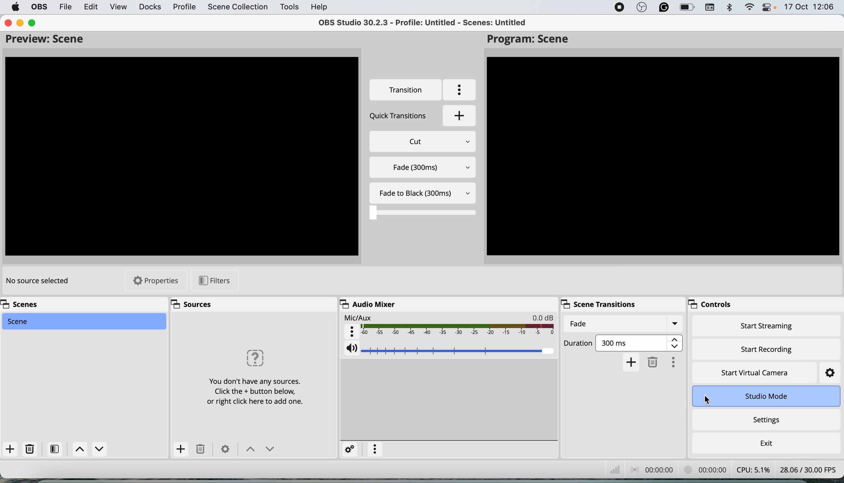 The height and width of the screenshot is (483, 844). What do you see at coordinates (46, 40) in the screenshot?
I see `preview scene` at bounding box center [46, 40].